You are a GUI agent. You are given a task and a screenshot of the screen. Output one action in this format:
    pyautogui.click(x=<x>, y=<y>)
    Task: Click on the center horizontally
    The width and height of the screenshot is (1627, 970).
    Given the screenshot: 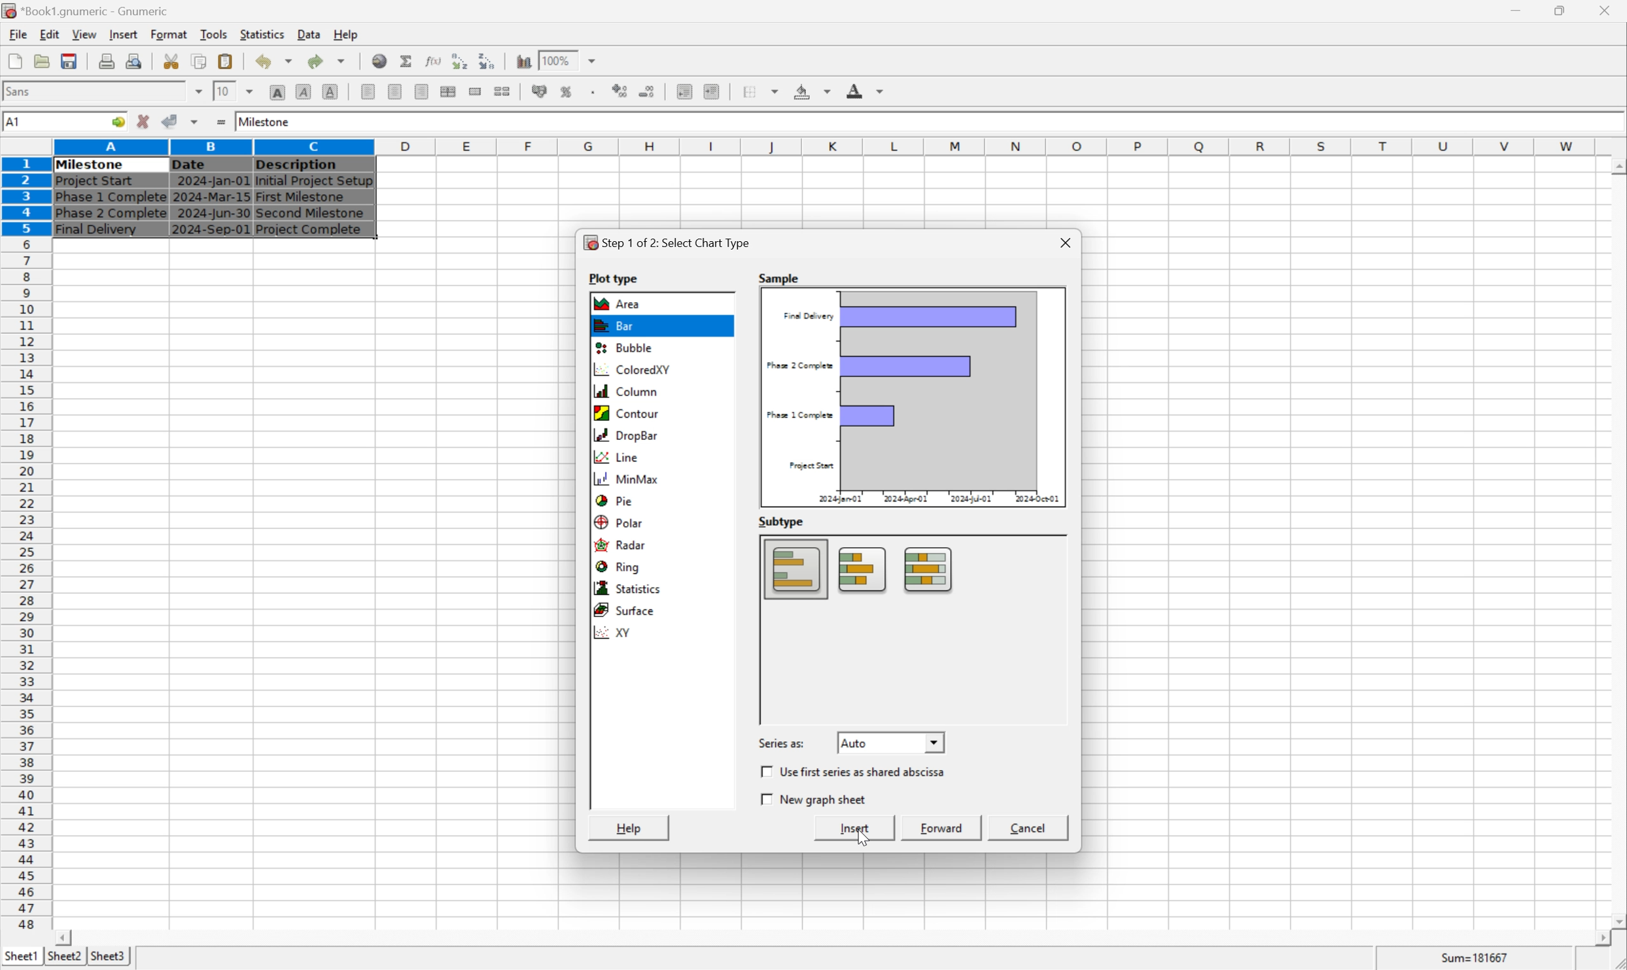 What is the action you would take?
    pyautogui.click(x=394, y=93)
    